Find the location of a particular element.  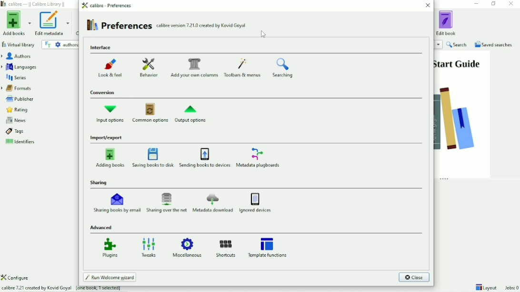

Configure is located at coordinates (16, 277).